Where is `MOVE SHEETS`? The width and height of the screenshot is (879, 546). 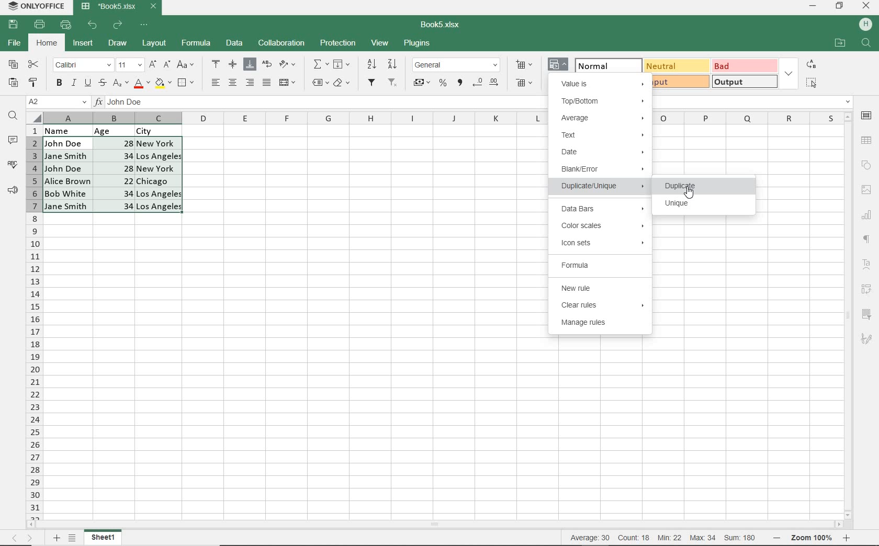 MOVE SHEETS is located at coordinates (22, 539).